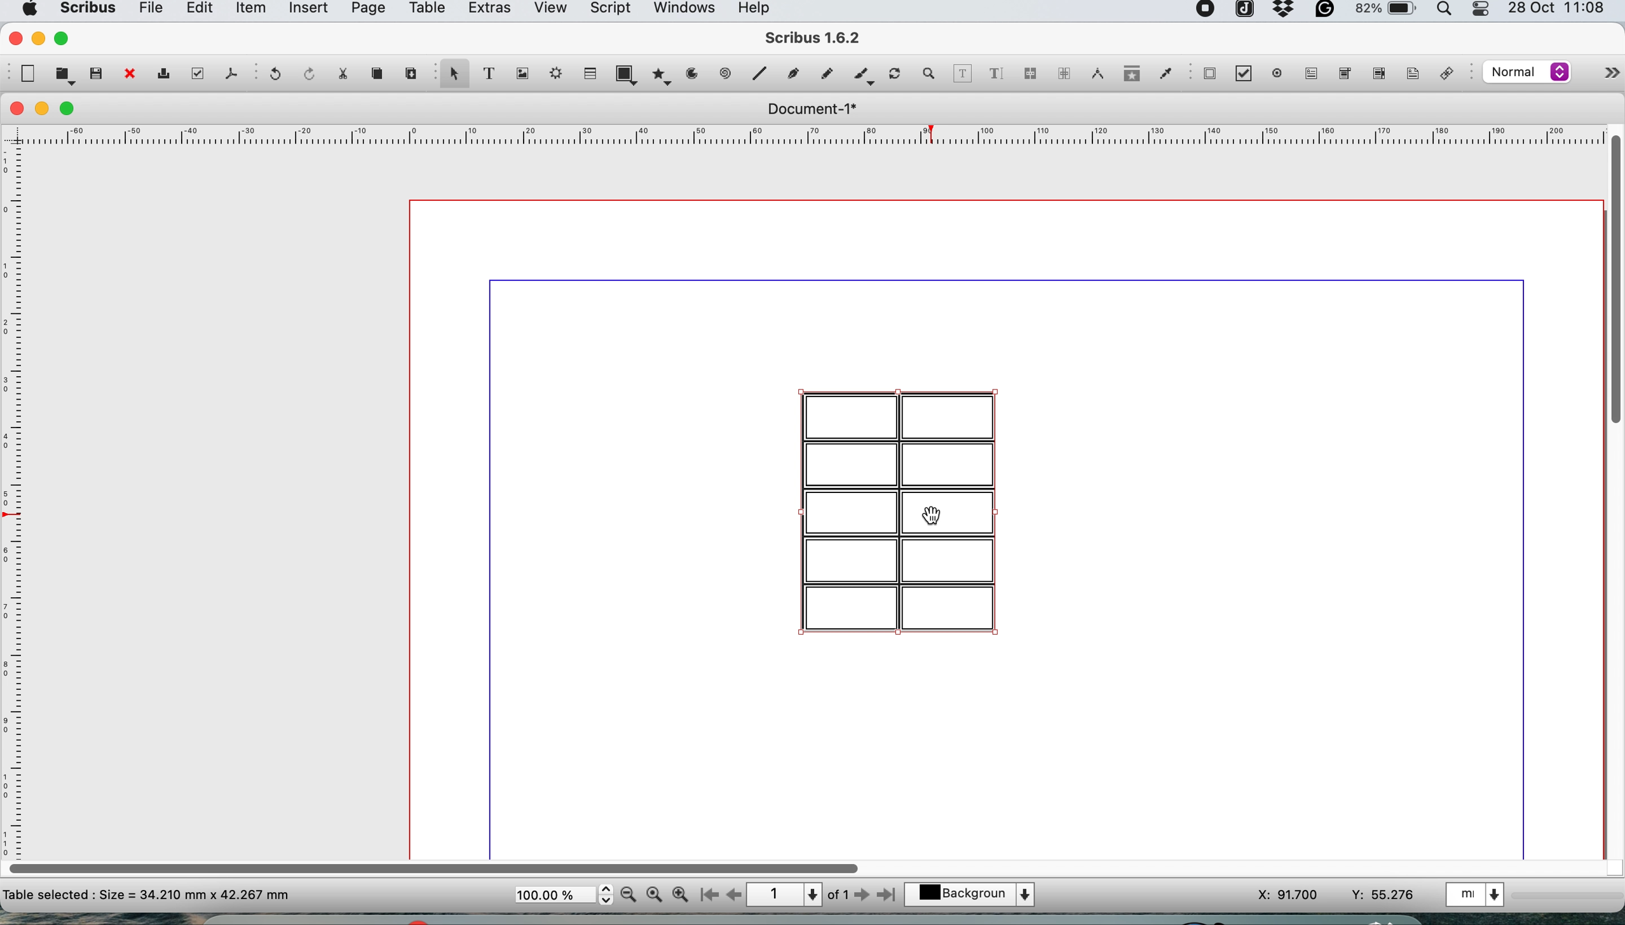 The width and height of the screenshot is (1625, 925). I want to click on measurements, so click(1094, 74).